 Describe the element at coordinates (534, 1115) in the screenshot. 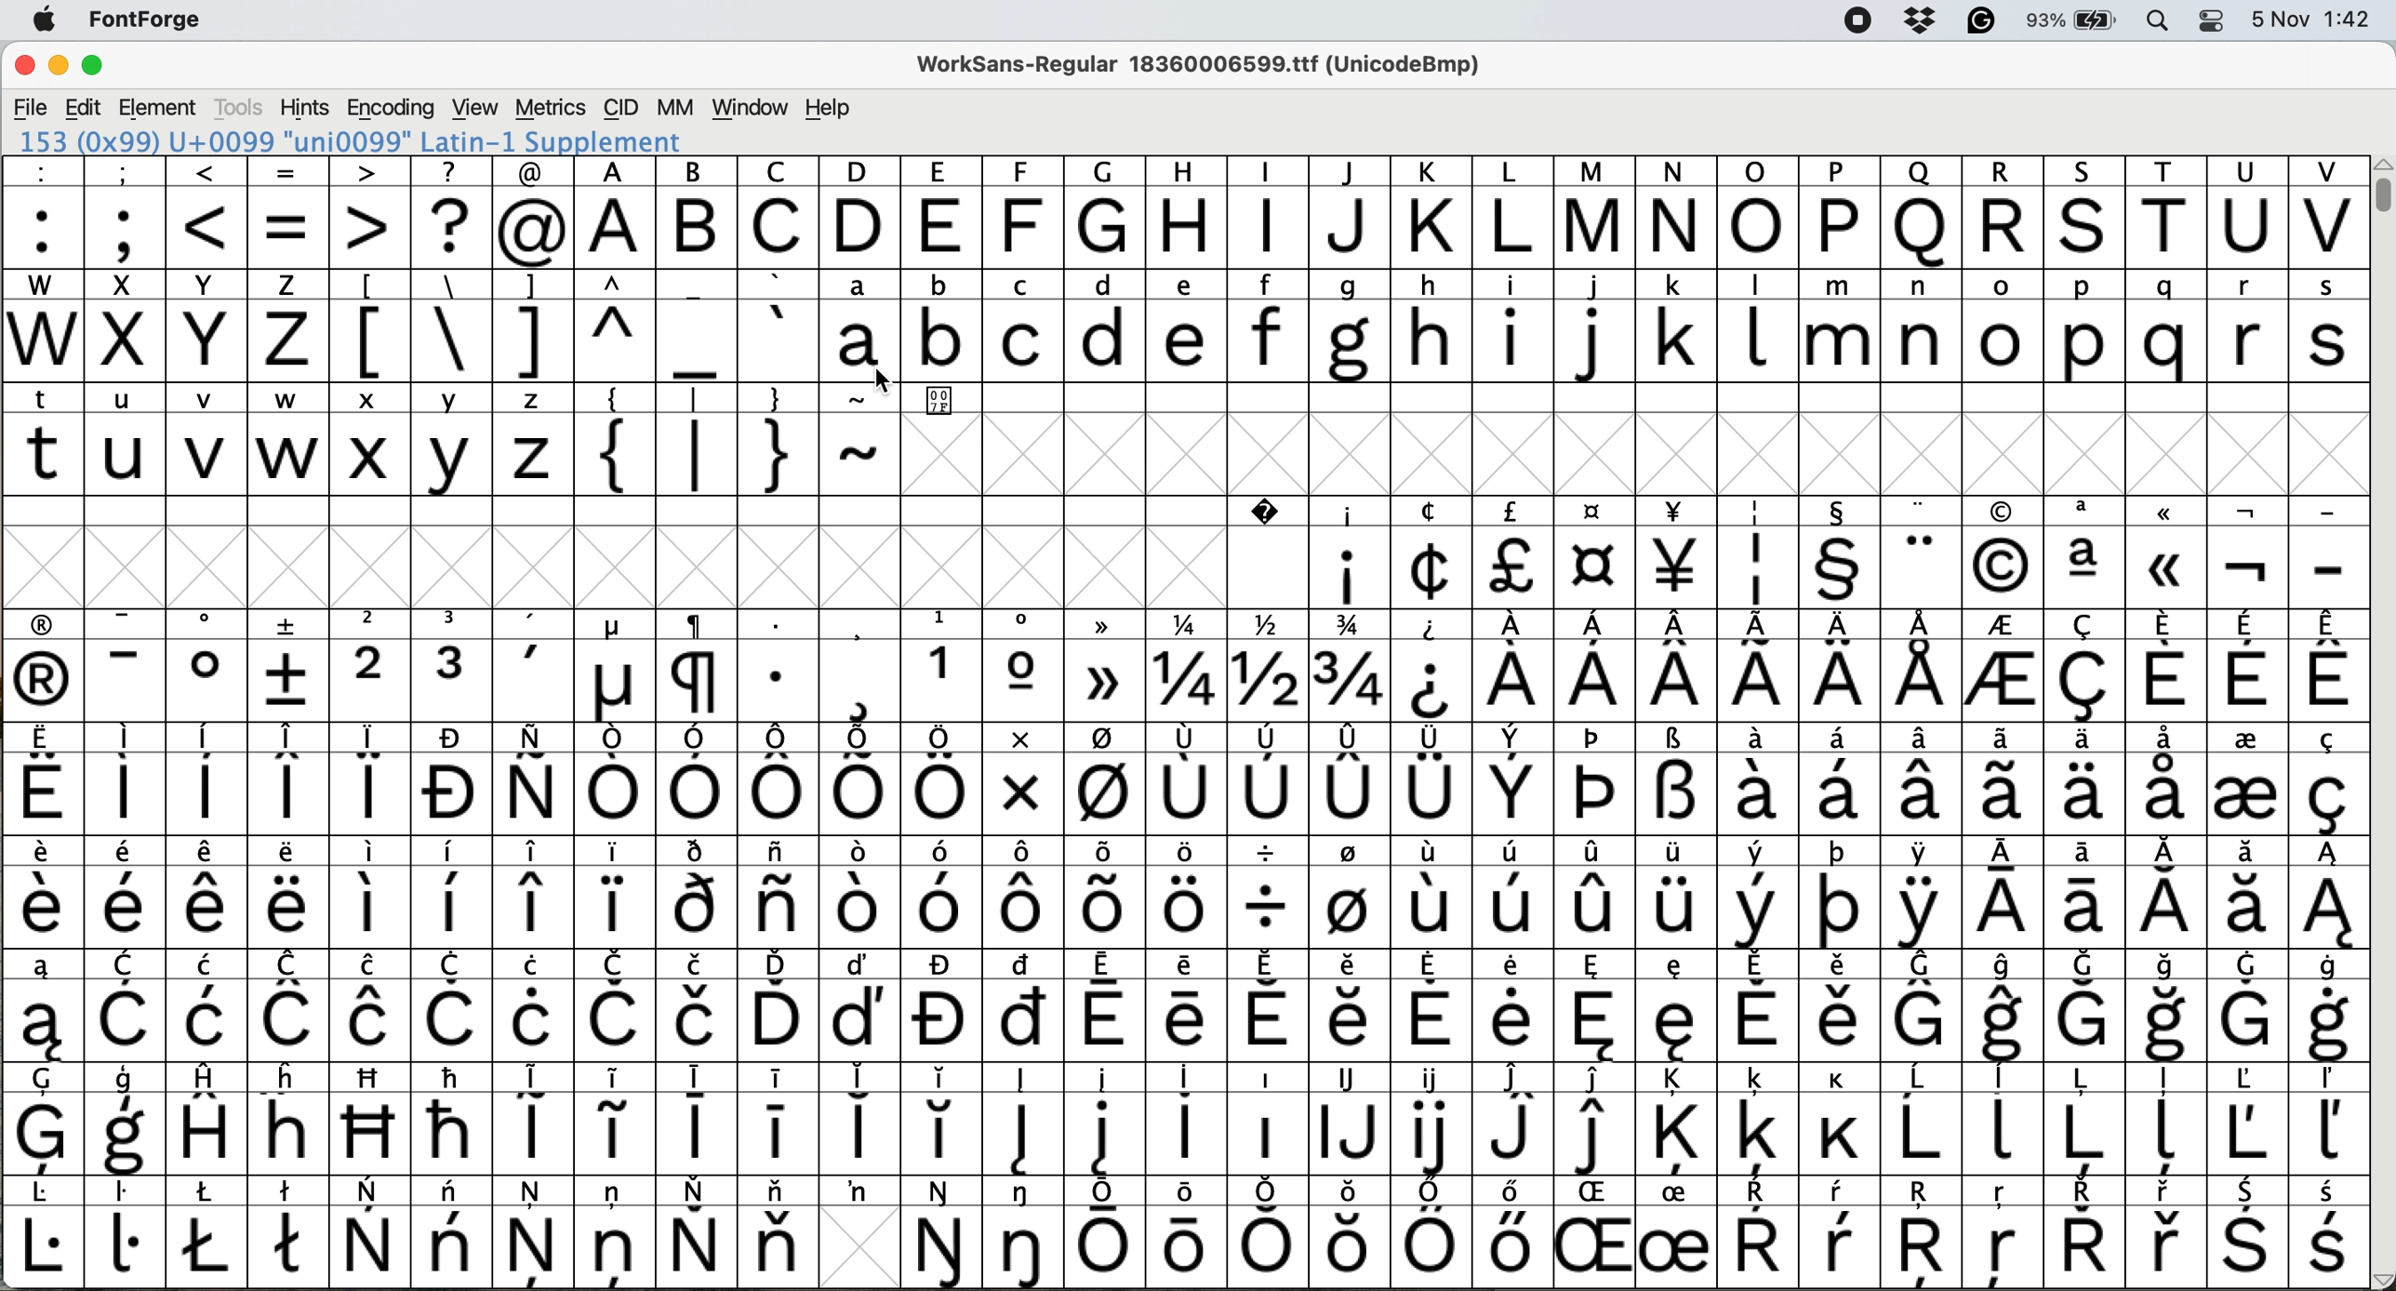

I see `symbol` at that location.